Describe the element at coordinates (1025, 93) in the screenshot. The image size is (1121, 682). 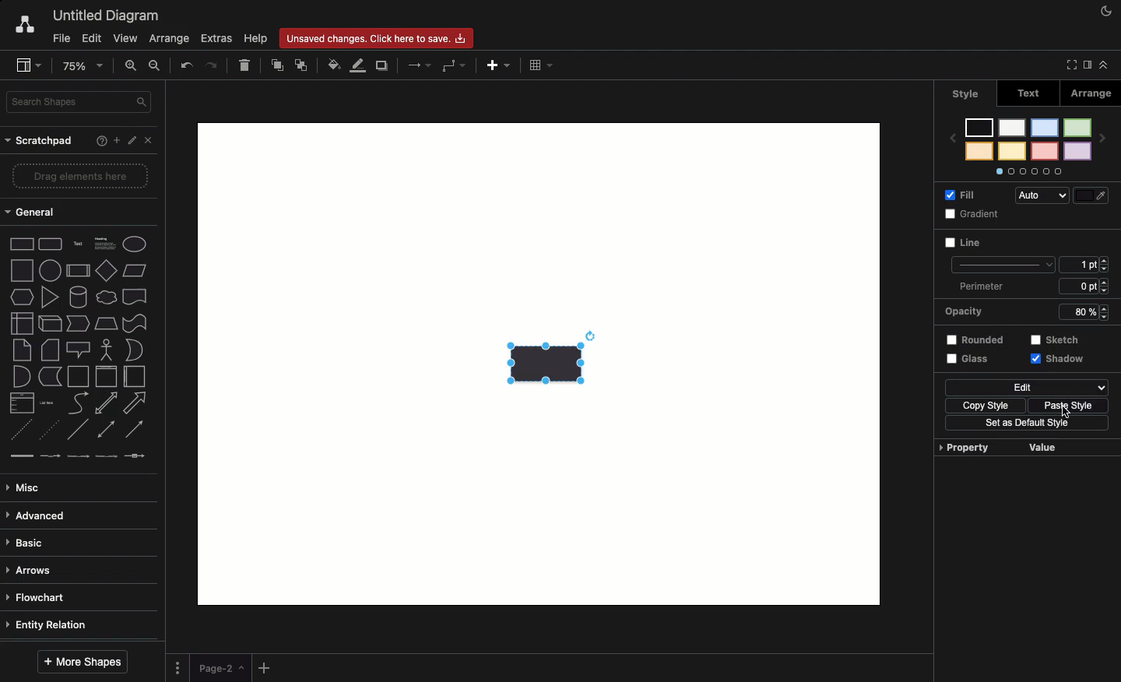
I see `Text` at that location.